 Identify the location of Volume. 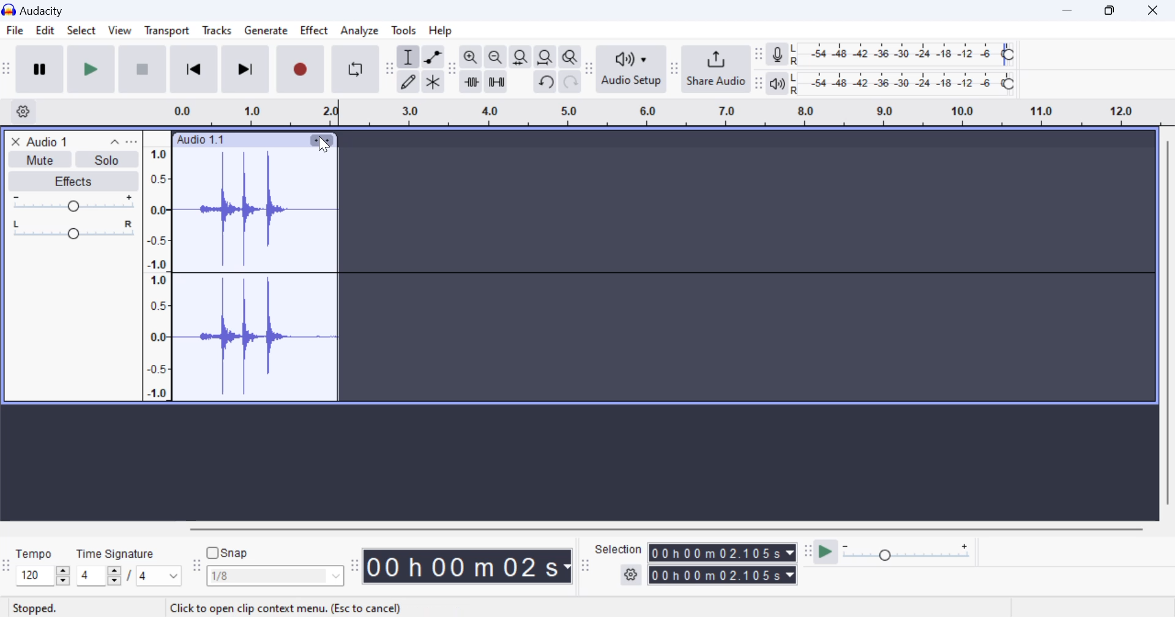
(71, 203).